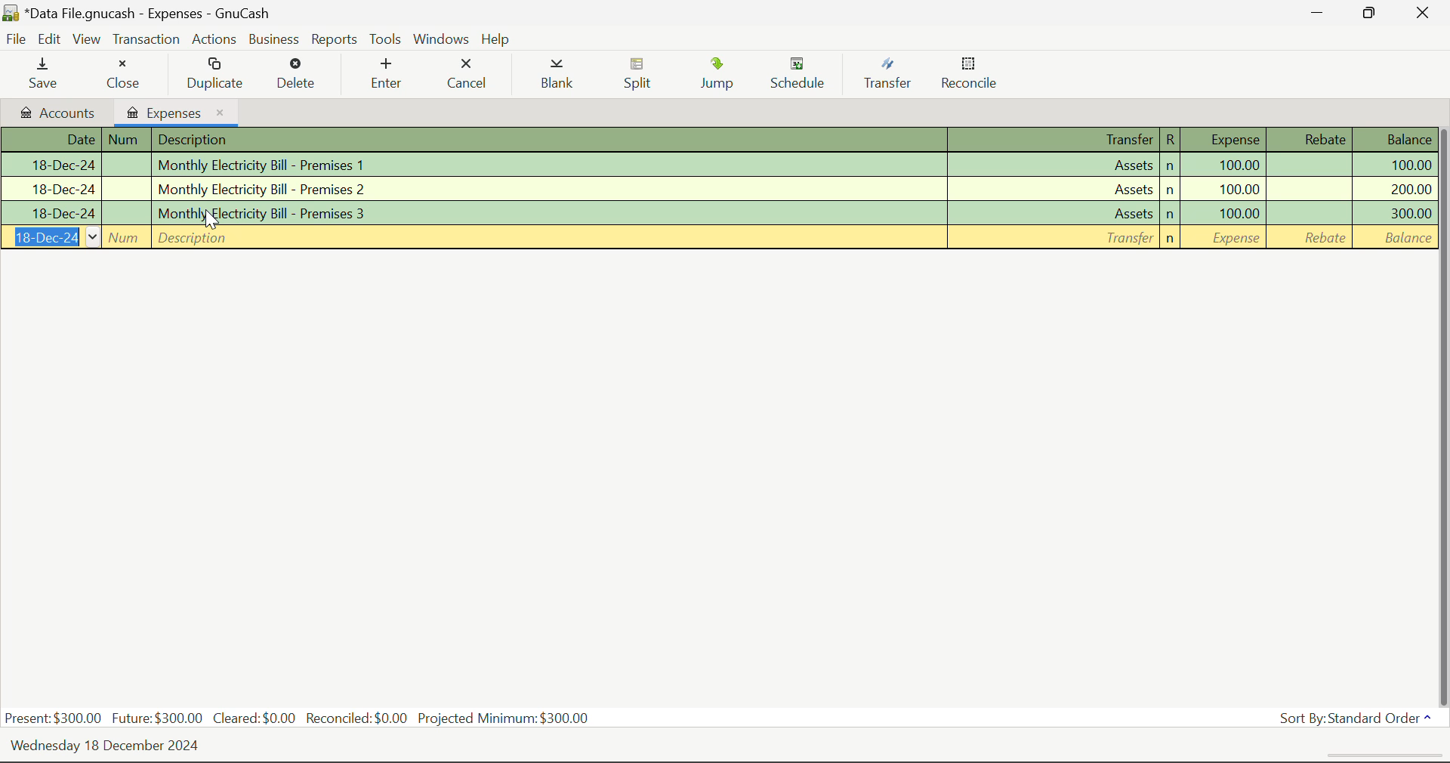  What do you see at coordinates (119, 746) in the screenshot?
I see `Wednesday 18 December 2024` at bounding box center [119, 746].